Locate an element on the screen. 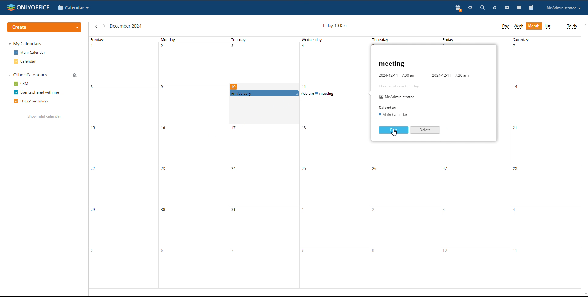 The image size is (588, 297). next month is located at coordinates (104, 26).